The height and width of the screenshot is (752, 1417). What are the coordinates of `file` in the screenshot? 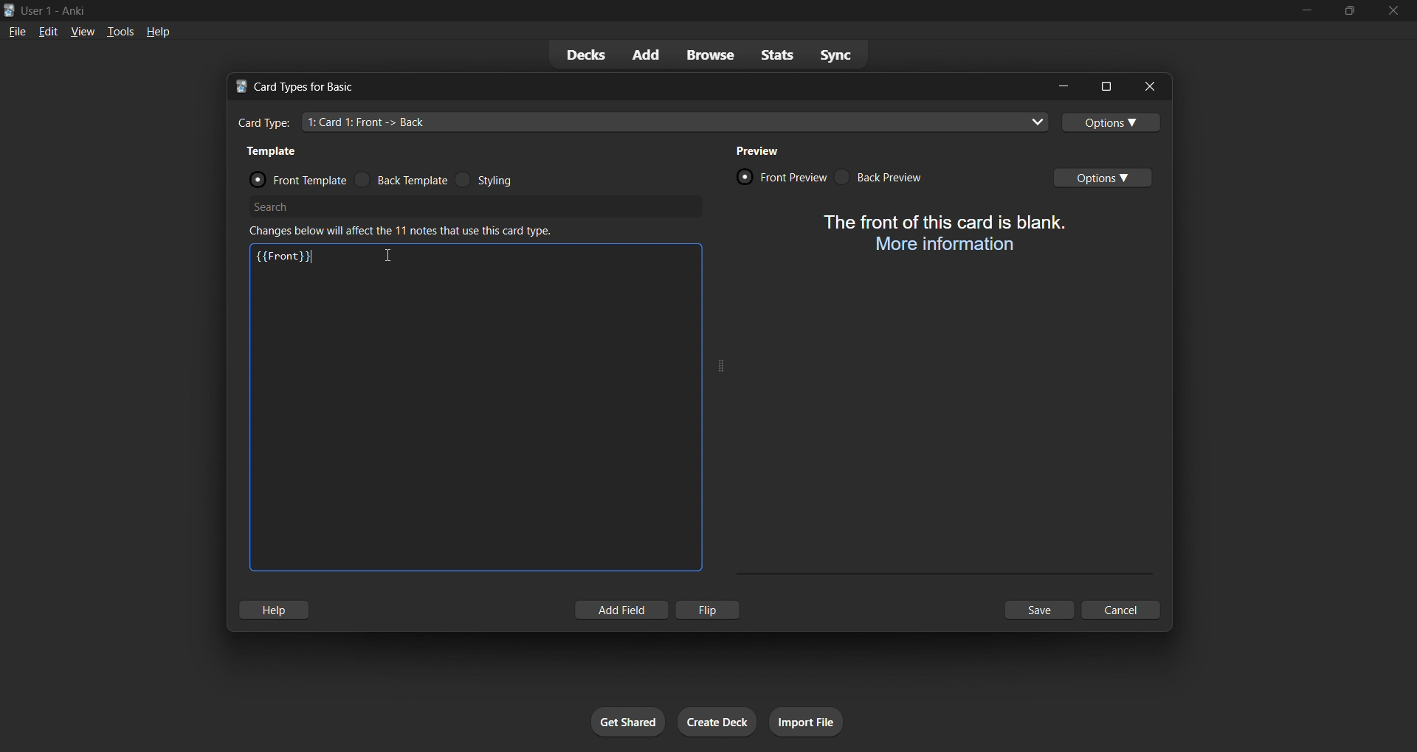 It's located at (18, 31).